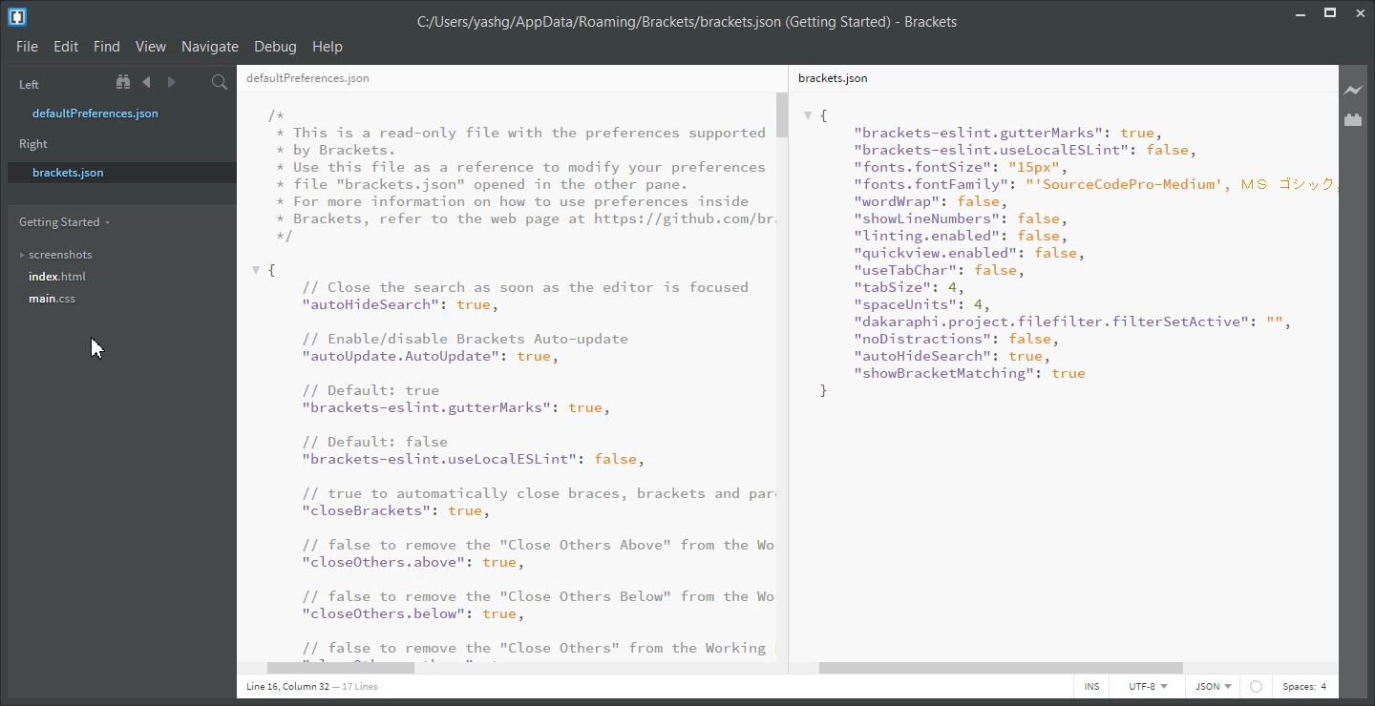 The image size is (1375, 706). Describe the element at coordinates (506, 669) in the screenshot. I see `Horizontal Scroll Bar` at that location.